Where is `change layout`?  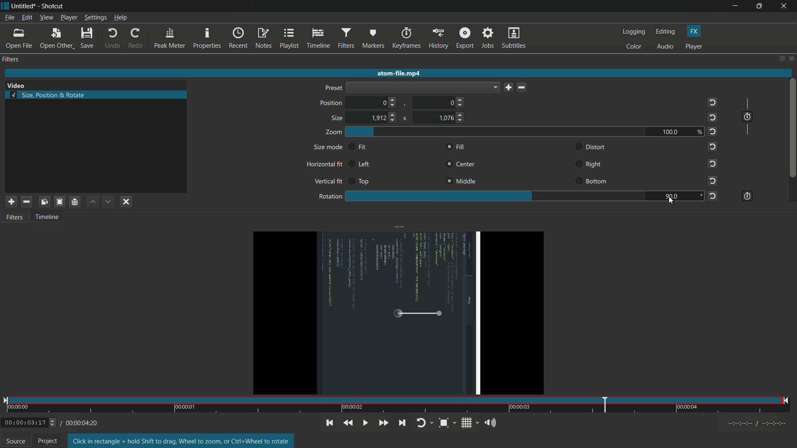 change layout is located at coordinates (779, 58).